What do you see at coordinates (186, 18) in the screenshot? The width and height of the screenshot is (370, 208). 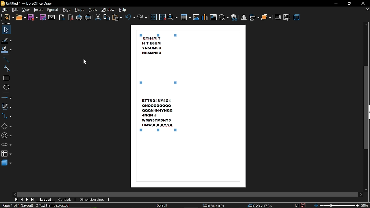 I see `insert table` at bounding box center [186, 18].